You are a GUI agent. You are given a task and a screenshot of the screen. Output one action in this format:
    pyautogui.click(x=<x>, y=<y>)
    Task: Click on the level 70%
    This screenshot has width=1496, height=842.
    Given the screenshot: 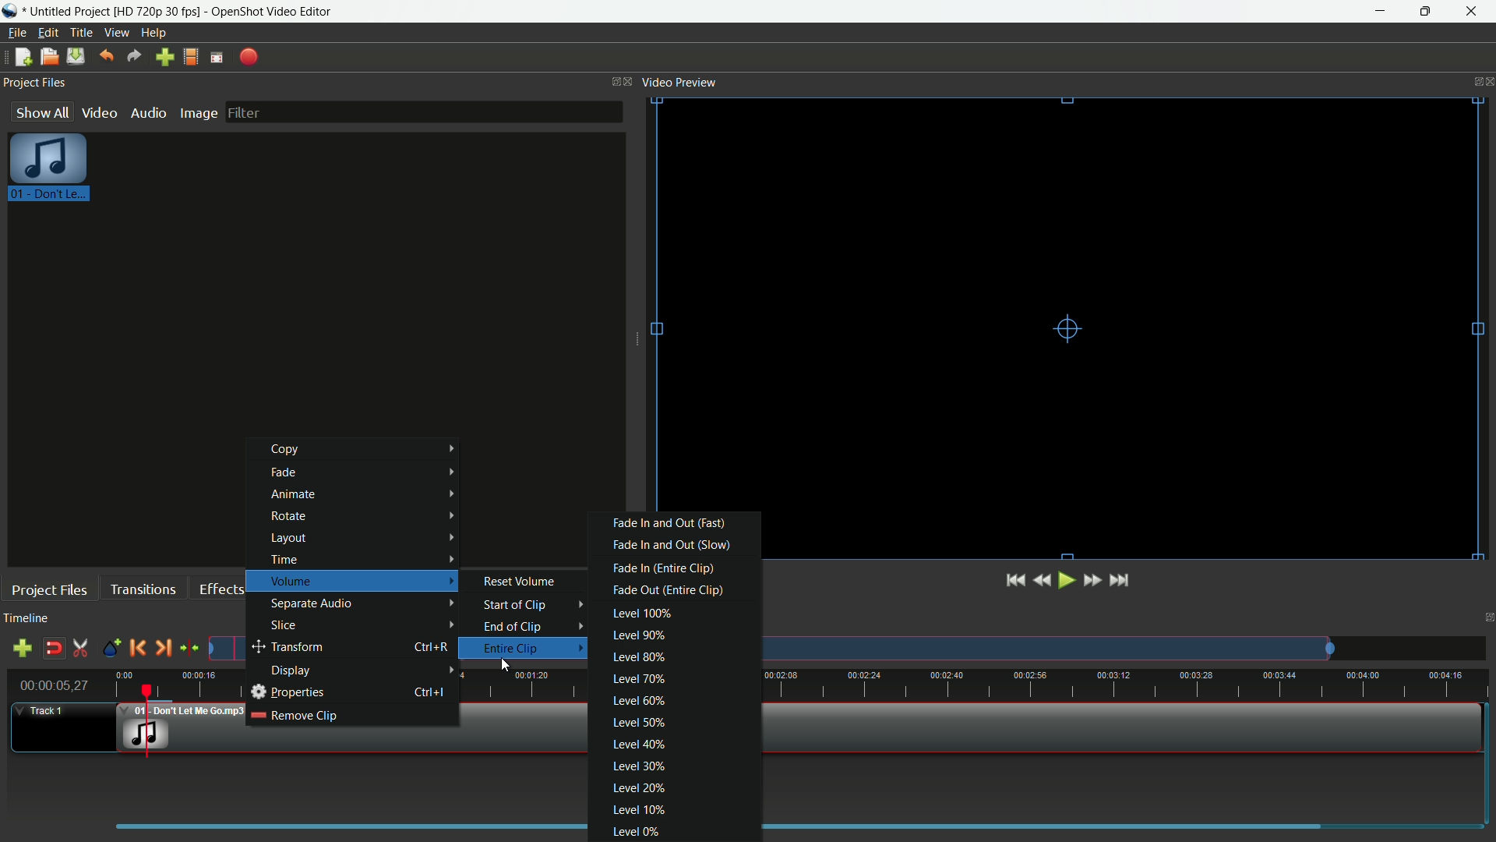 What is the action you would take?
    pyautogui.click(x=637, y=680)
    